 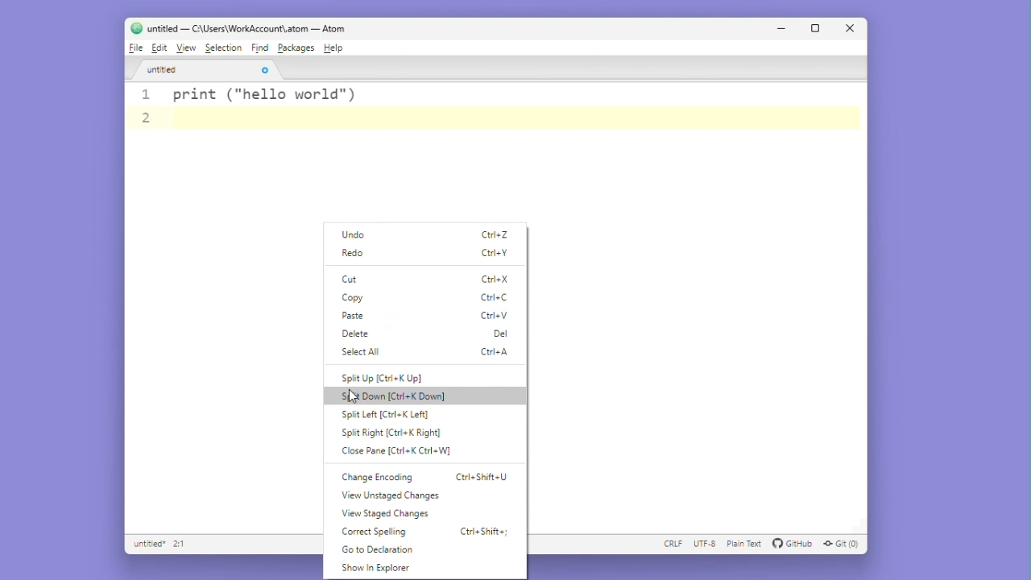 I want to click on Split right, so click(x=391, y=433).